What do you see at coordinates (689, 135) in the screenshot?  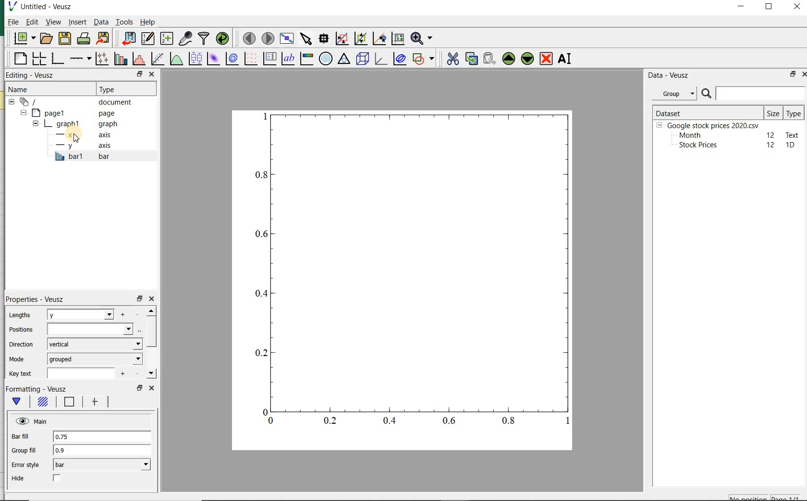 I see `Month` at bounding box center [689, 135].